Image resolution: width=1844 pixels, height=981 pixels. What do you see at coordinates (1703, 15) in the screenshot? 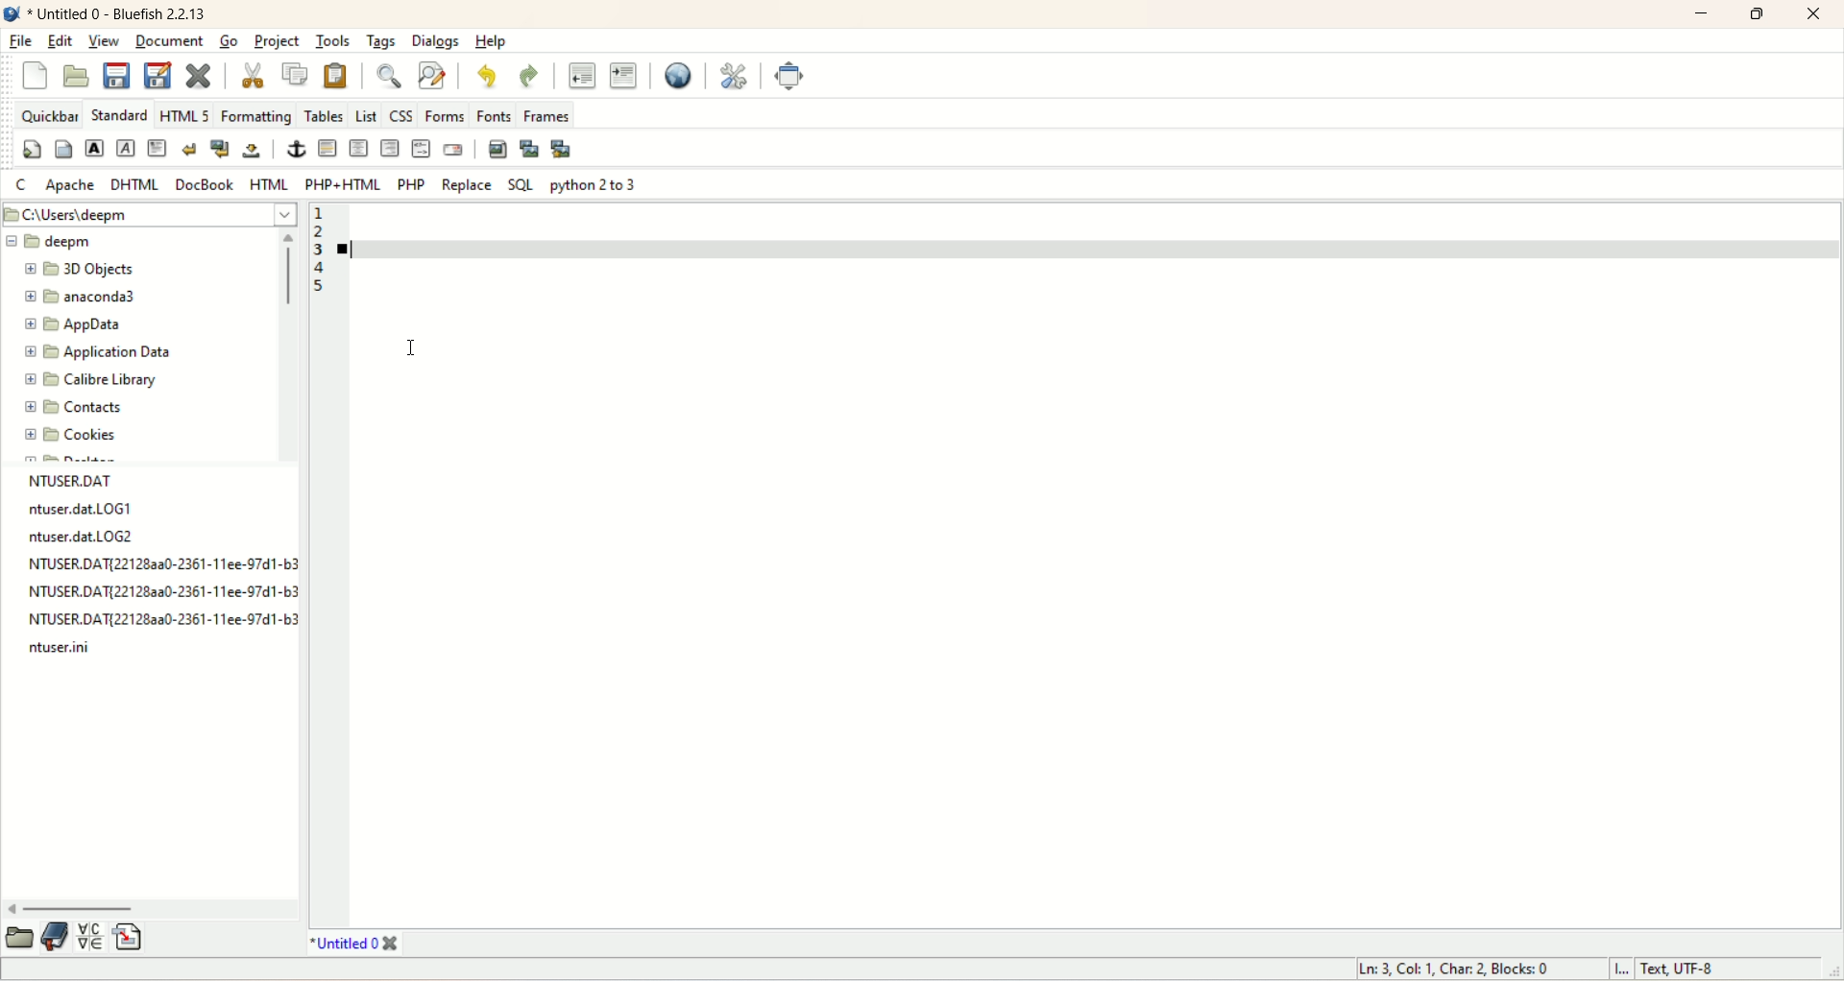
I see `minimize` at bounding box center [1703, 15].